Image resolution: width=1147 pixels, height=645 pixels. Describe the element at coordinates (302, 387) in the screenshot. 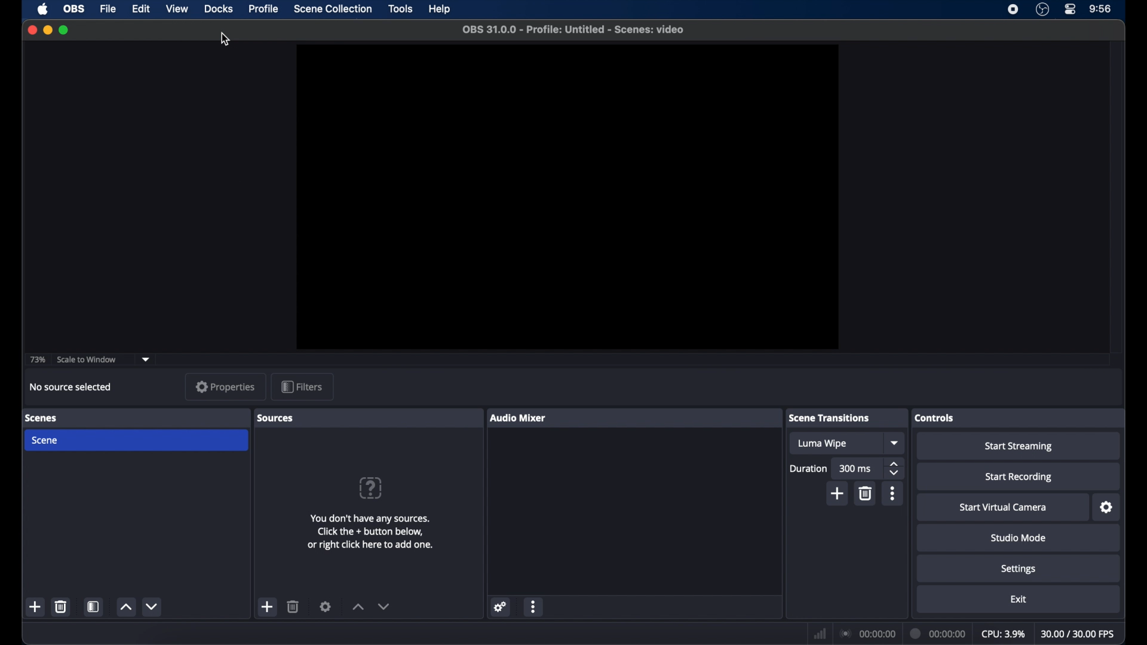

I see `filters` at that location.